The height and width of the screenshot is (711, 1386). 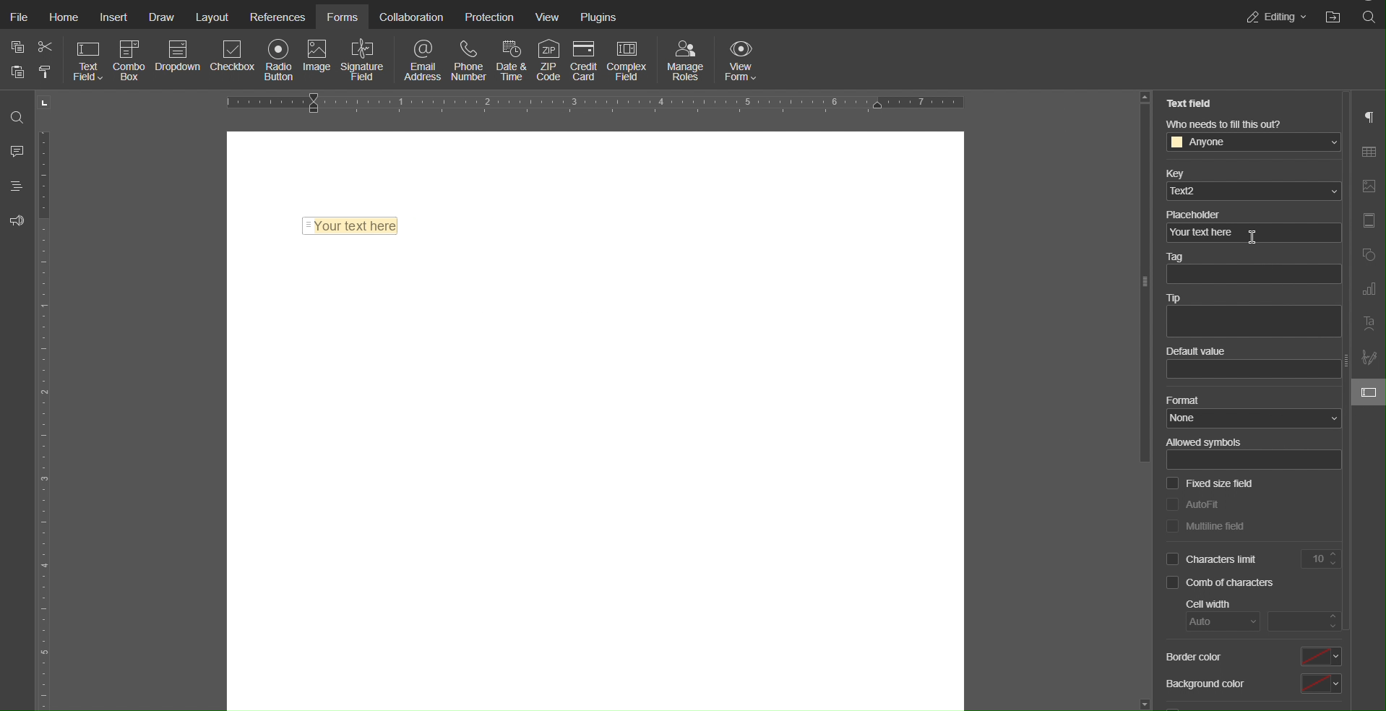 What do you see at coordinates (743, 60) in the screenshot?
I see `View Form` at bounding box center [743, 60].